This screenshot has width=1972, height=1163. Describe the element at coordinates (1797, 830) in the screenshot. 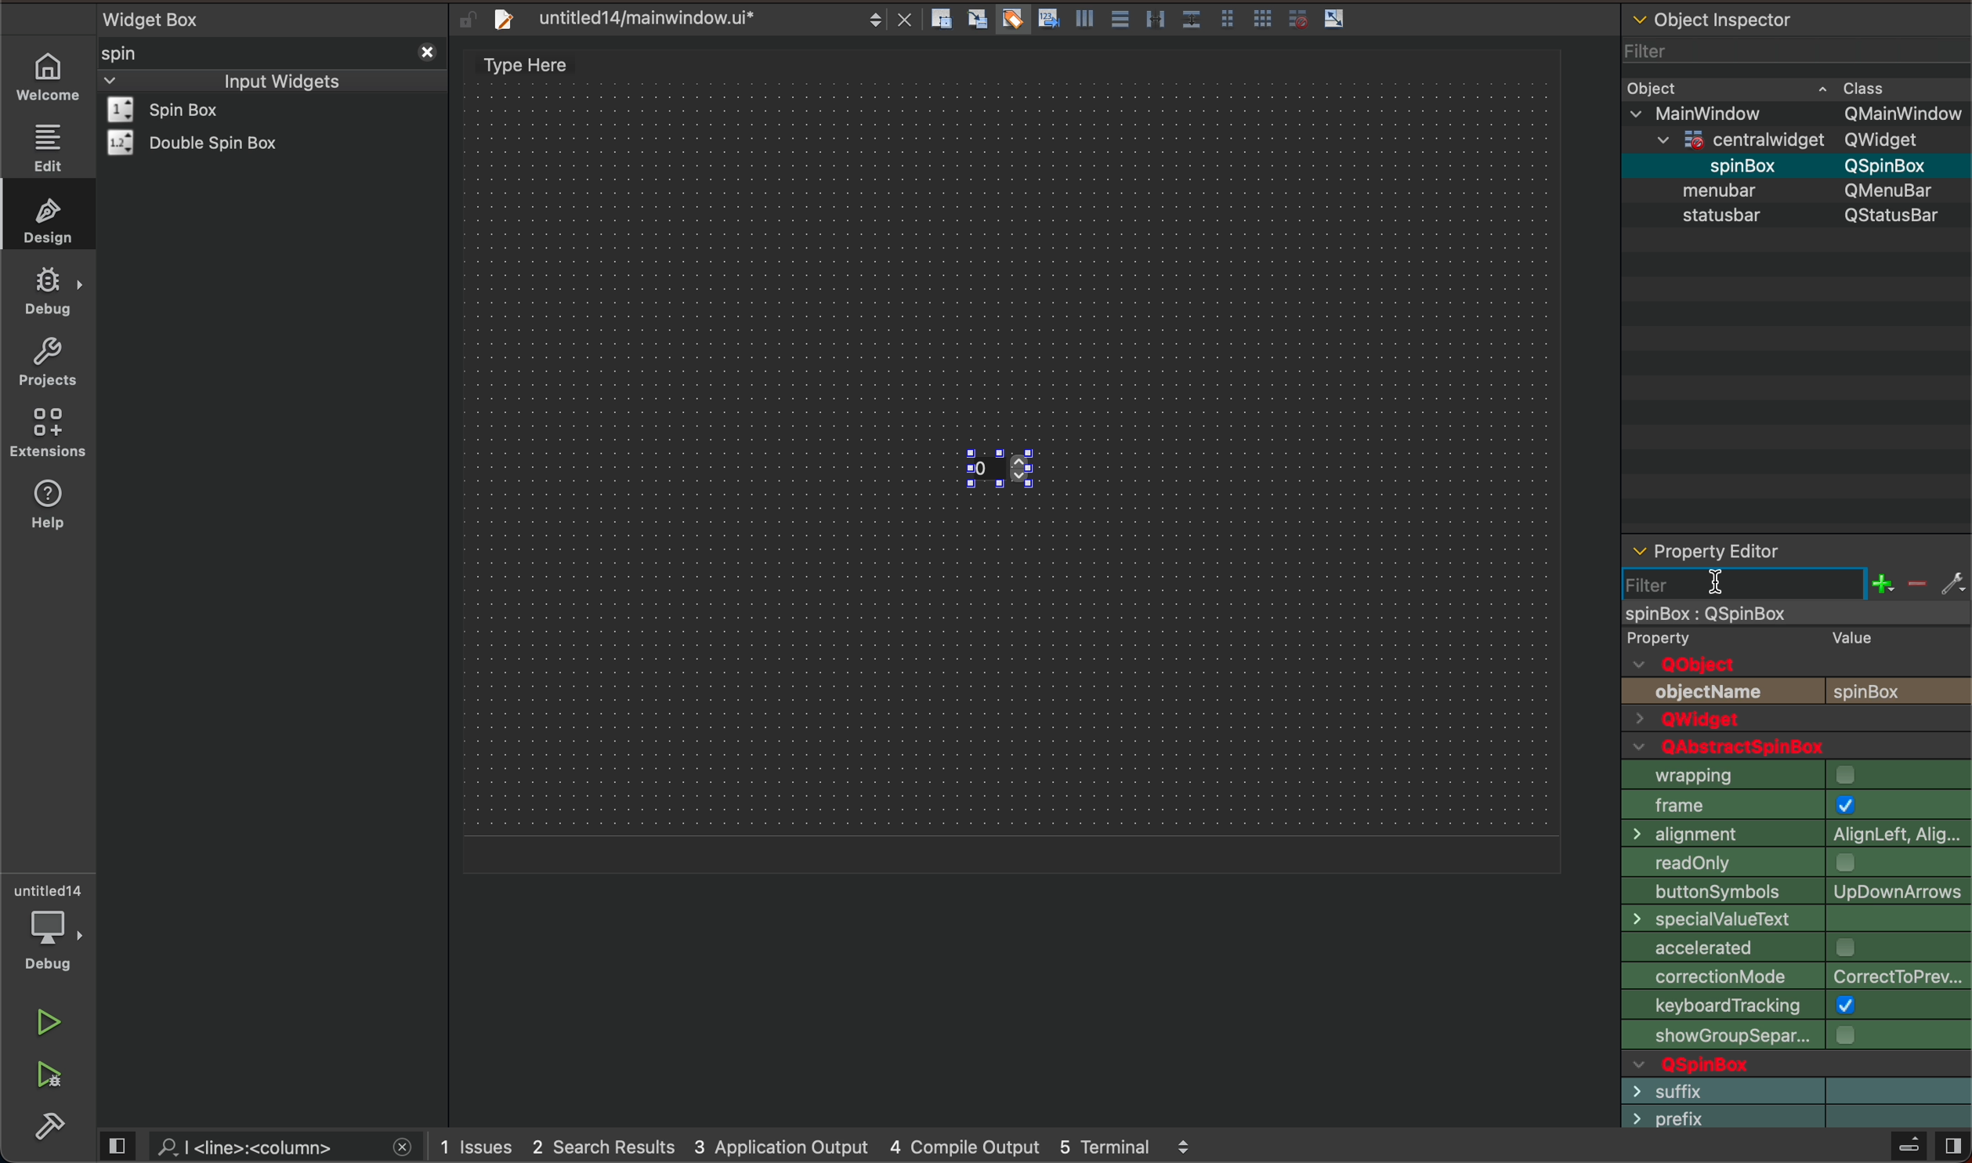

I see `animated` at that location.